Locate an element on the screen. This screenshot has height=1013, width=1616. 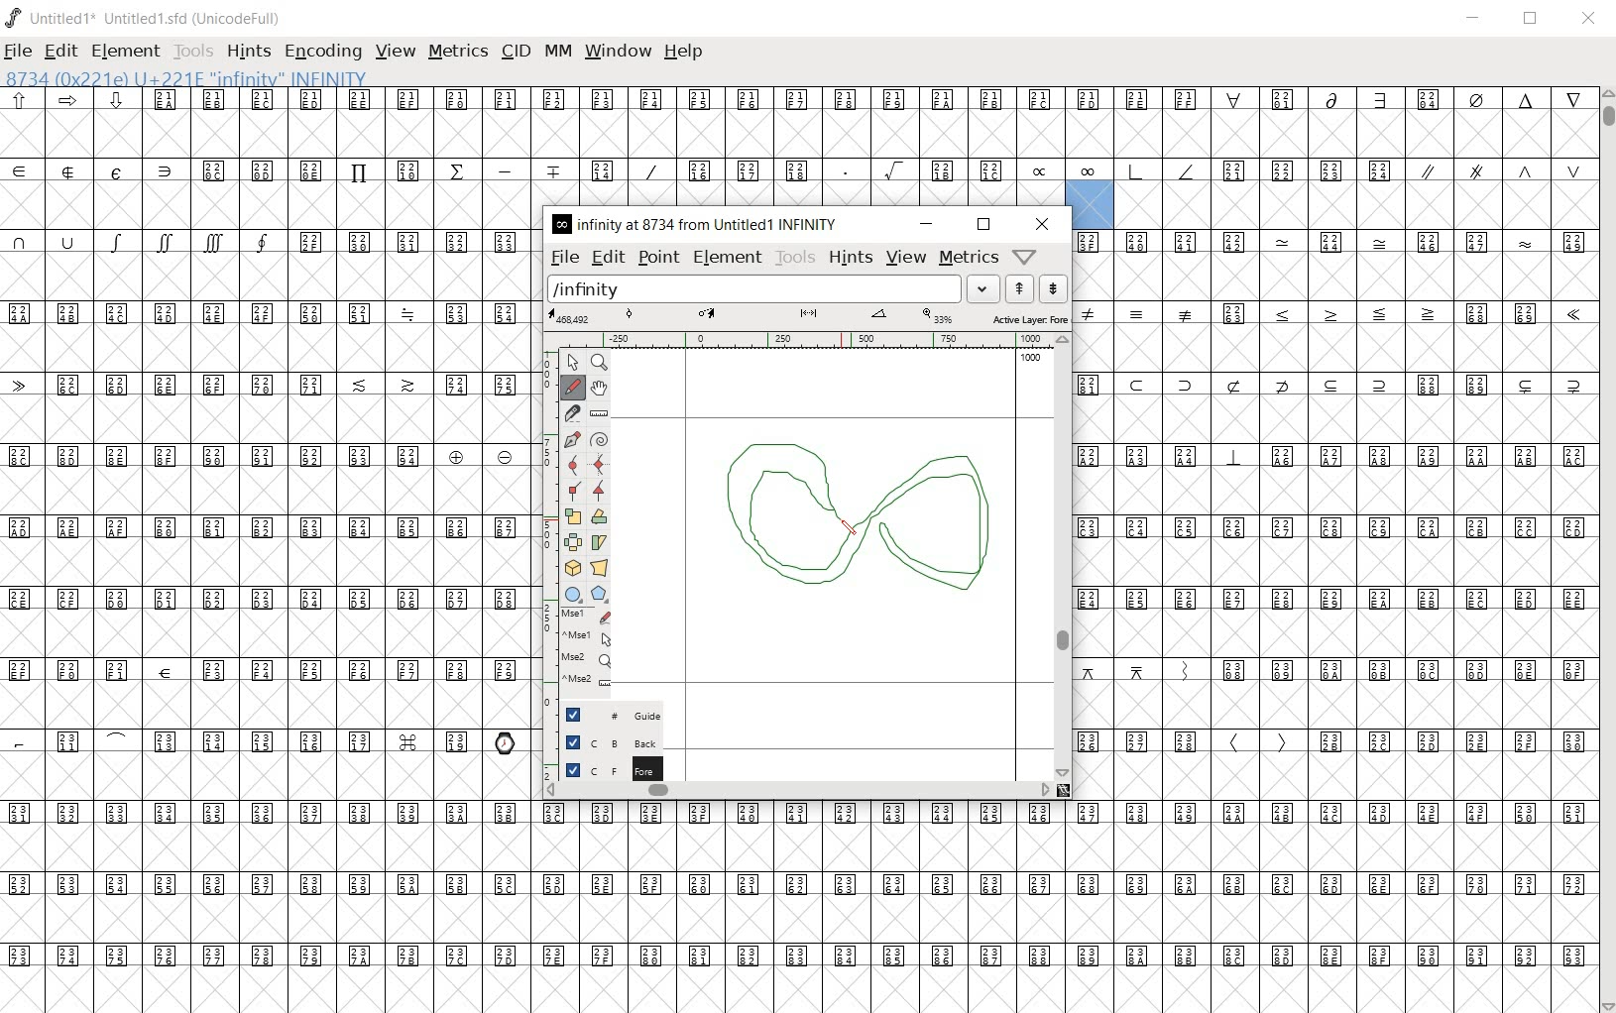
point is located at coordinates (657, 258).